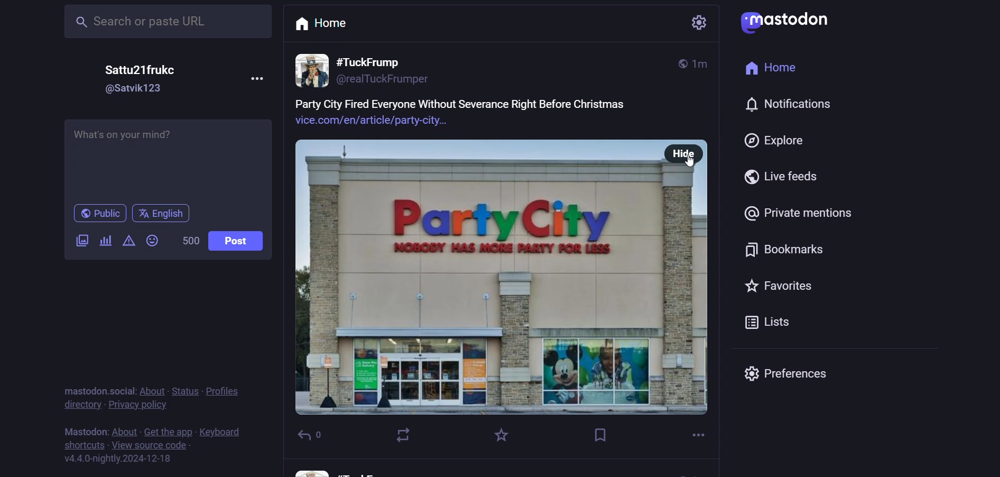  What do you see at coordinates (79, 407) in the screenshot?
I see `directory` at bounding box center [79, 407].